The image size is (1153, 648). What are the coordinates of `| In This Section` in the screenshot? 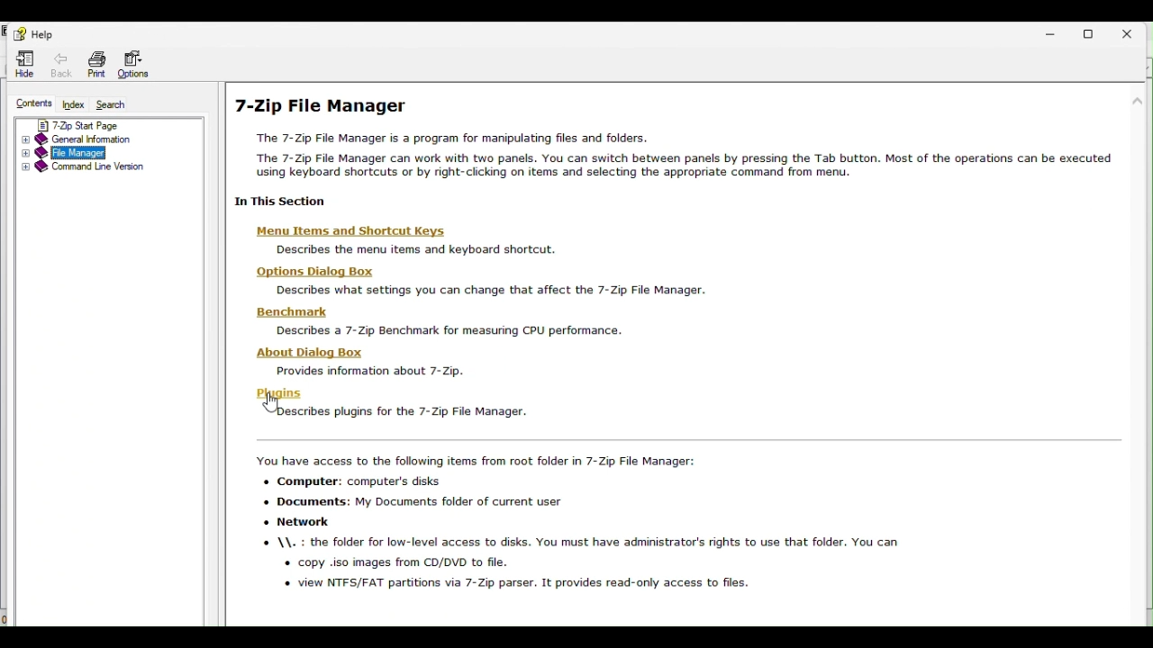 It's located at (277, 201).